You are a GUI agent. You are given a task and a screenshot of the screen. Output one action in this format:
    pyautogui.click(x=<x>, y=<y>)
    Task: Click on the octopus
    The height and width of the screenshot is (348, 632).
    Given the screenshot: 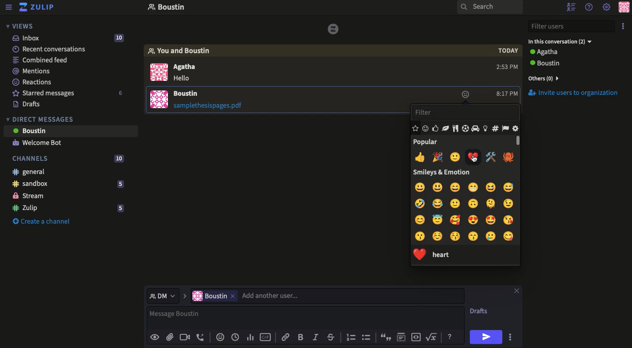 What is the action you would take?
    pyautogui.click(x=508, y=156)
    